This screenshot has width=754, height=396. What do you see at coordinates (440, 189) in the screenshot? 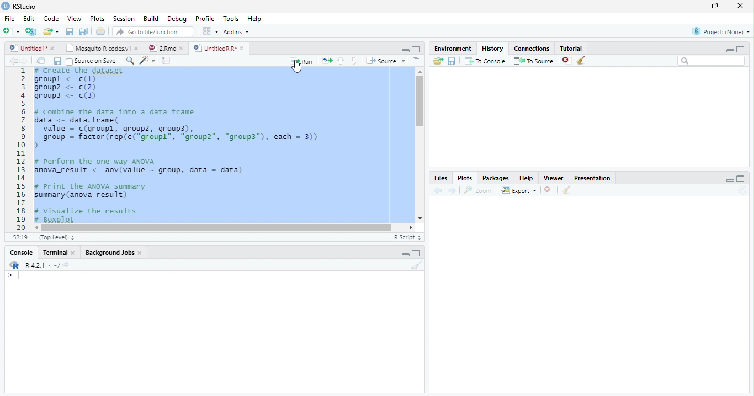
I see `back` at bounding box center [440, 189].